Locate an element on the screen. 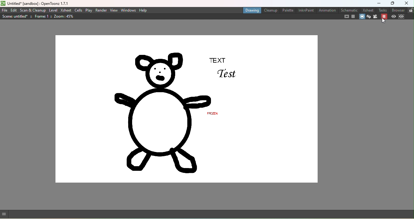  Canvas is located at coordinates (185, 109).